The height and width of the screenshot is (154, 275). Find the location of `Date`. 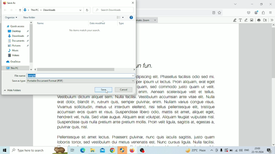

Date is located at coordinates (257, 152).